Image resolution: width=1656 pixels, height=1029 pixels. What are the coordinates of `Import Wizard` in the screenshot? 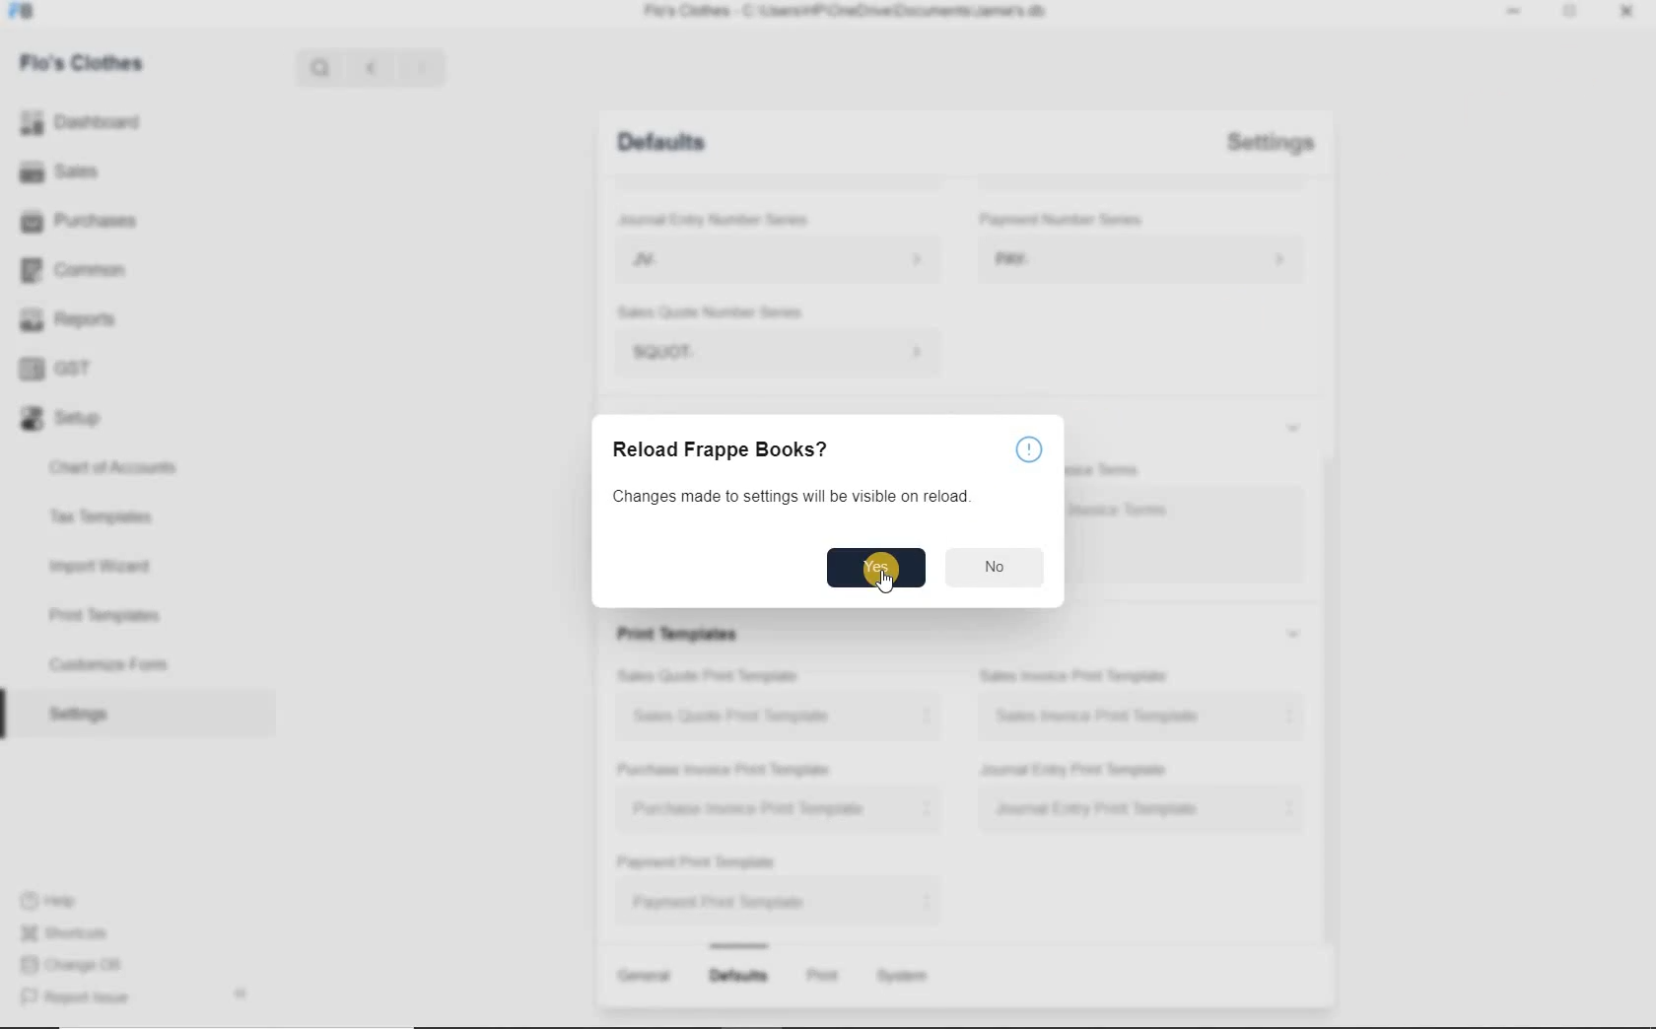 It's located at (102, 570).